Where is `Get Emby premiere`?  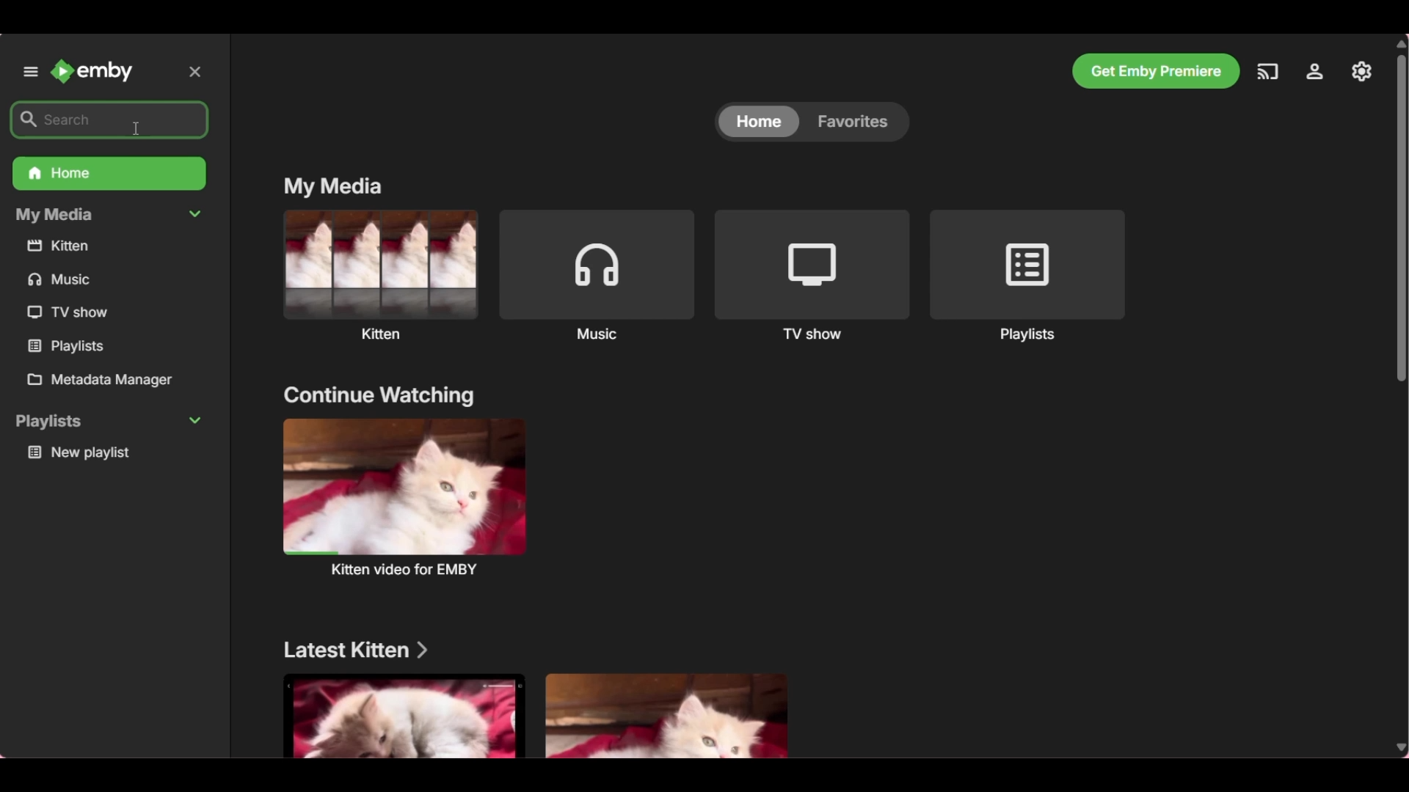 Get Emby premiere is located at coordinates (1156, 71).